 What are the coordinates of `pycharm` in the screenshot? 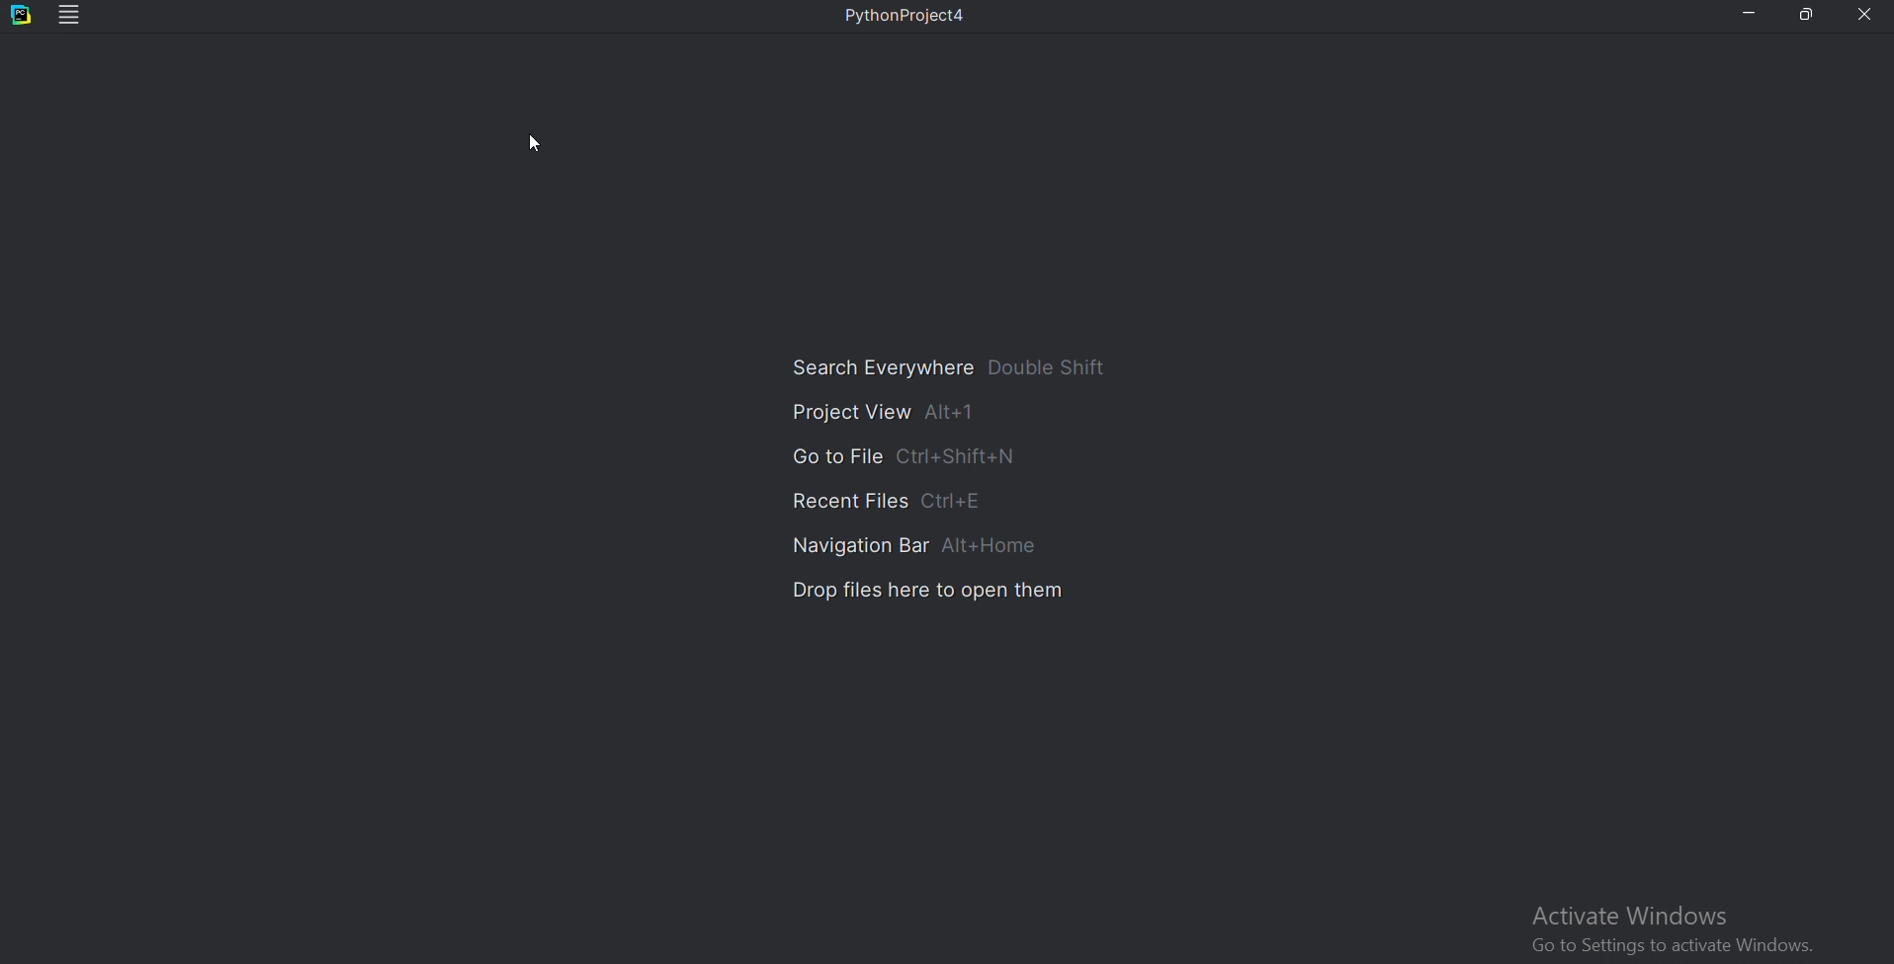 It's located at (22, 17).